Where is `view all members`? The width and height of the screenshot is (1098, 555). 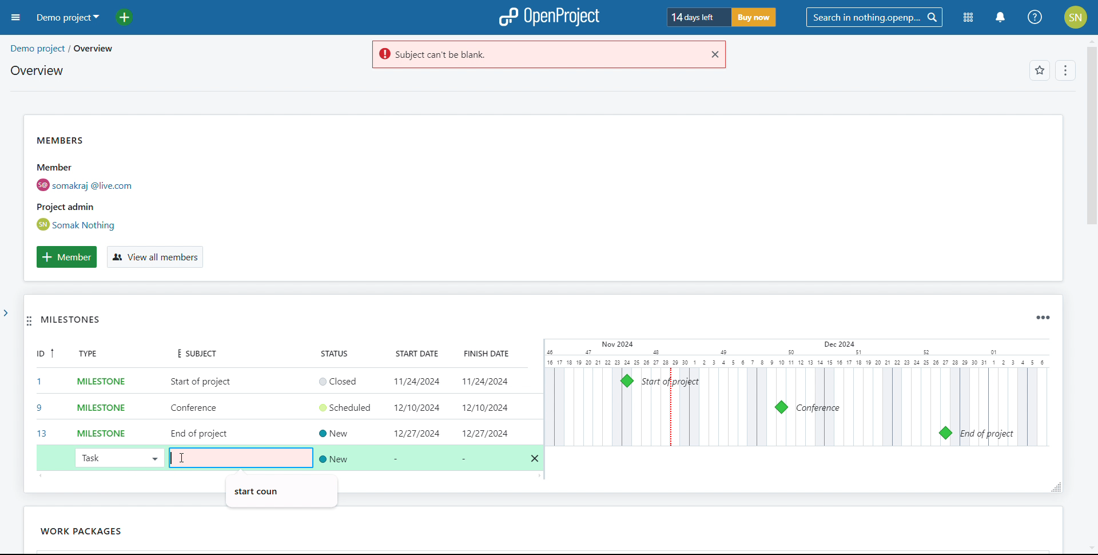
view all members is located at coordinates (154, 257).